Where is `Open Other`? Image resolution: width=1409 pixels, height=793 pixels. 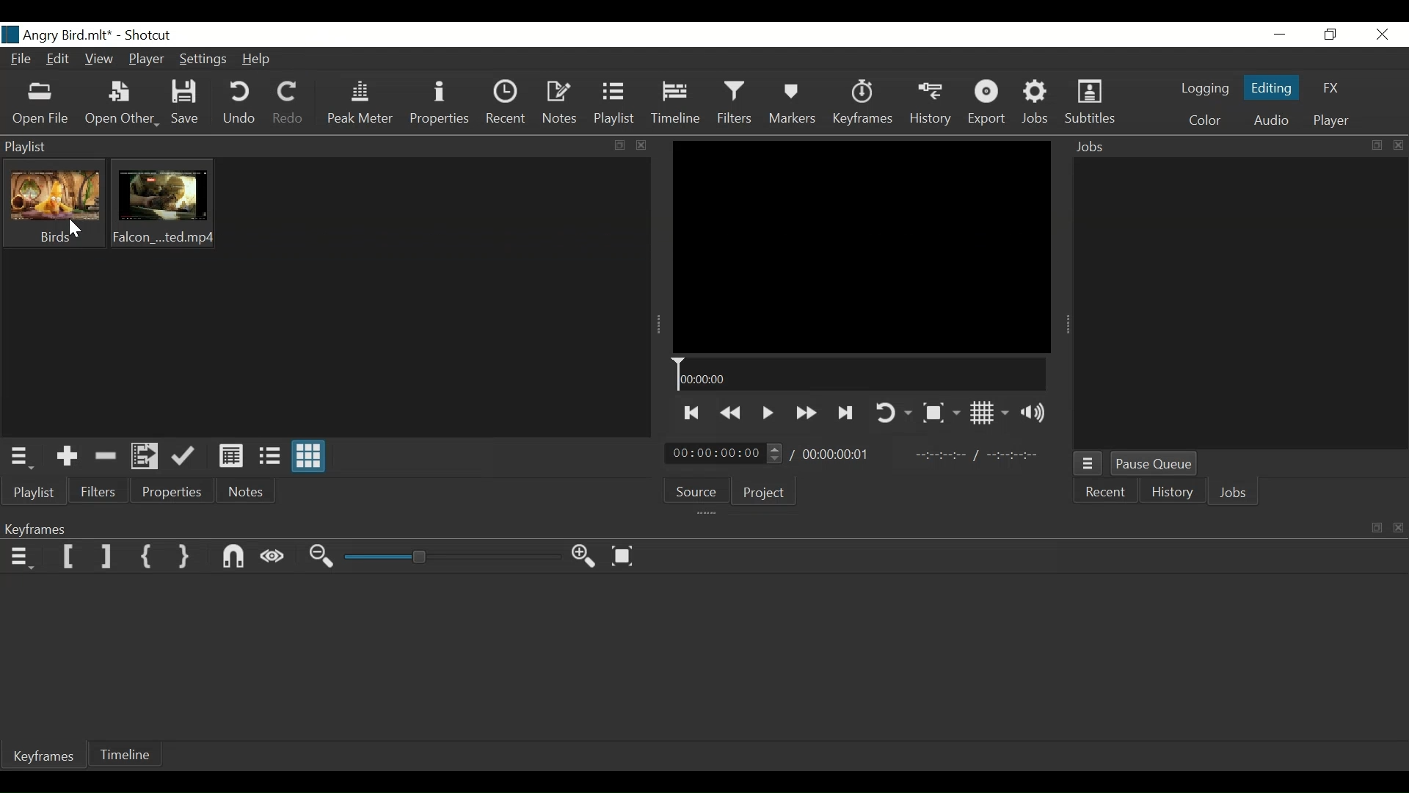
Open Other is located at coordinates (123, 105).